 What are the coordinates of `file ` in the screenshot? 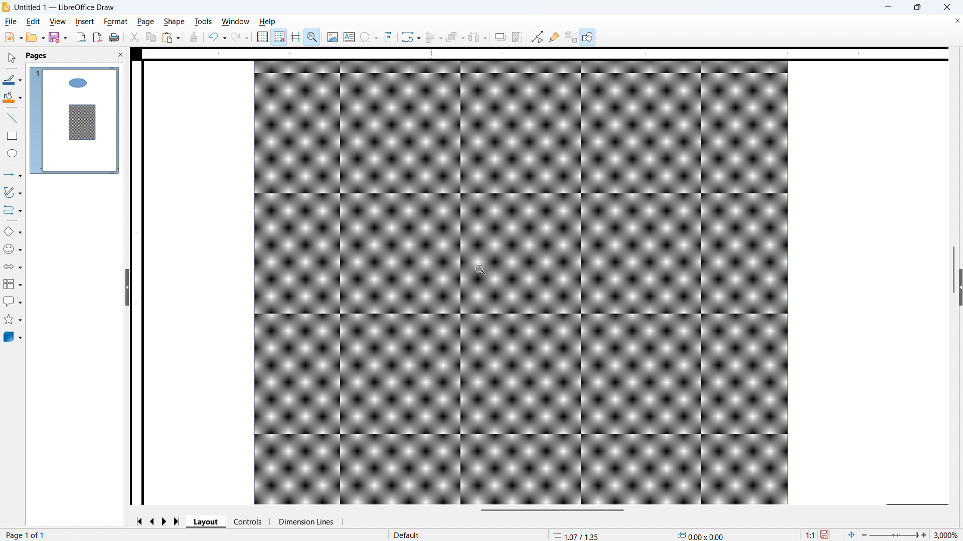 It's located at (12, 22).